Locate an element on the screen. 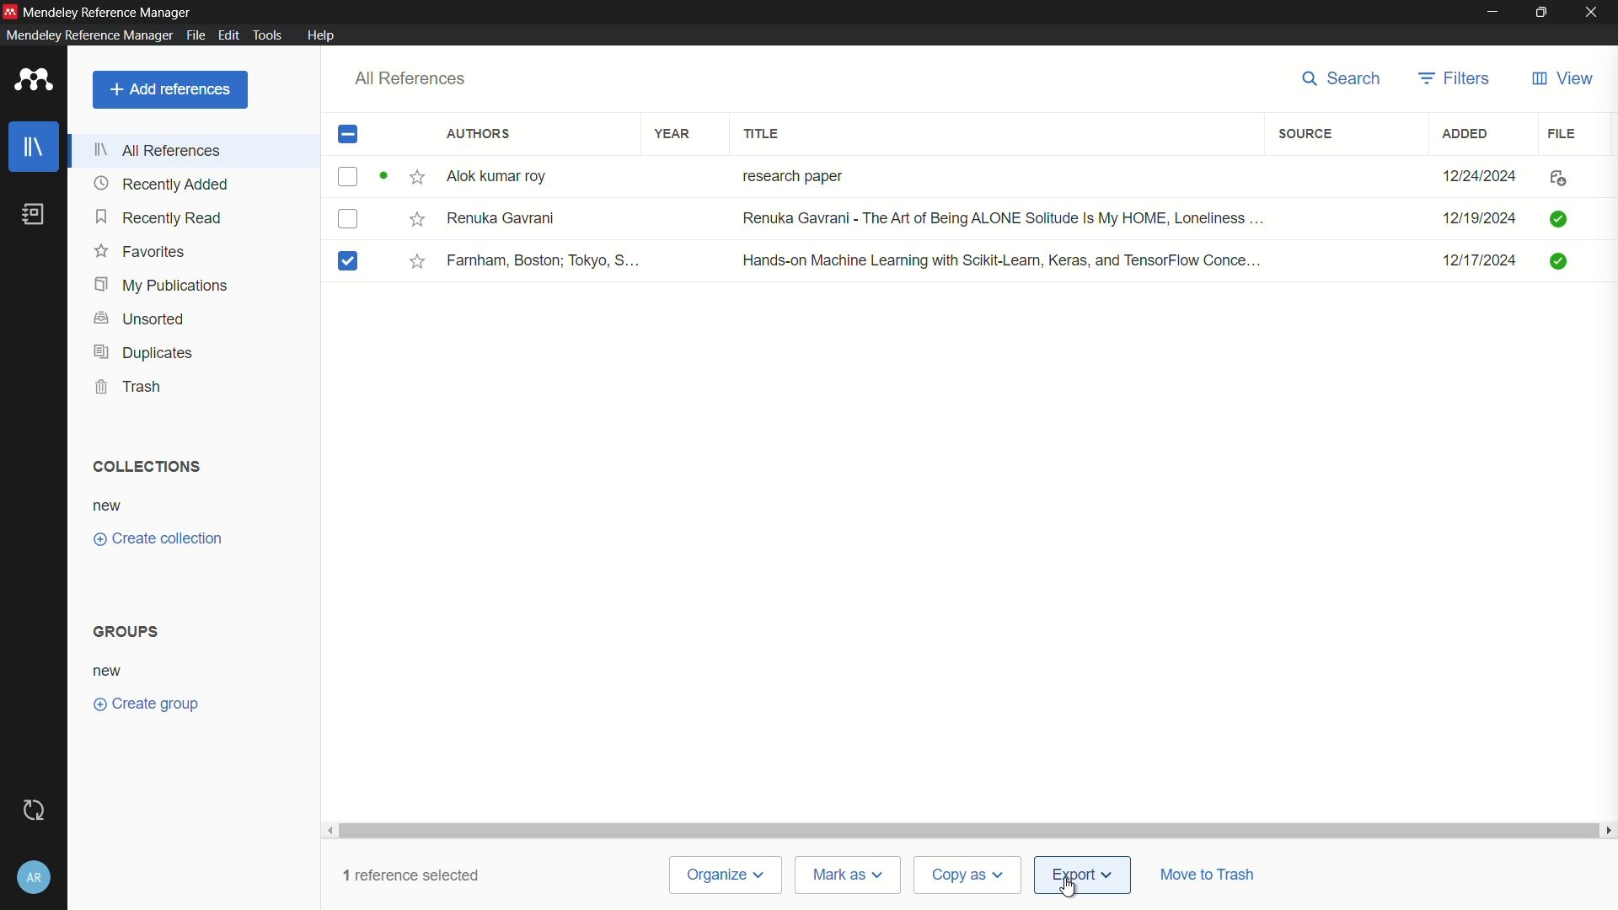 The image size is (1618, 910). 12/24/2024 is located at coordinates (1478, 173).